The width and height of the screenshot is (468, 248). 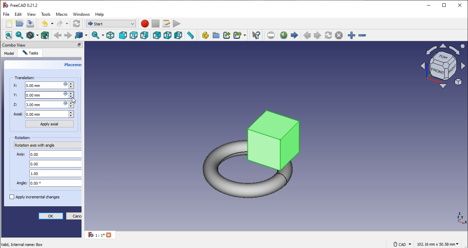 I want to click on ok, so click(x=51, y=216).